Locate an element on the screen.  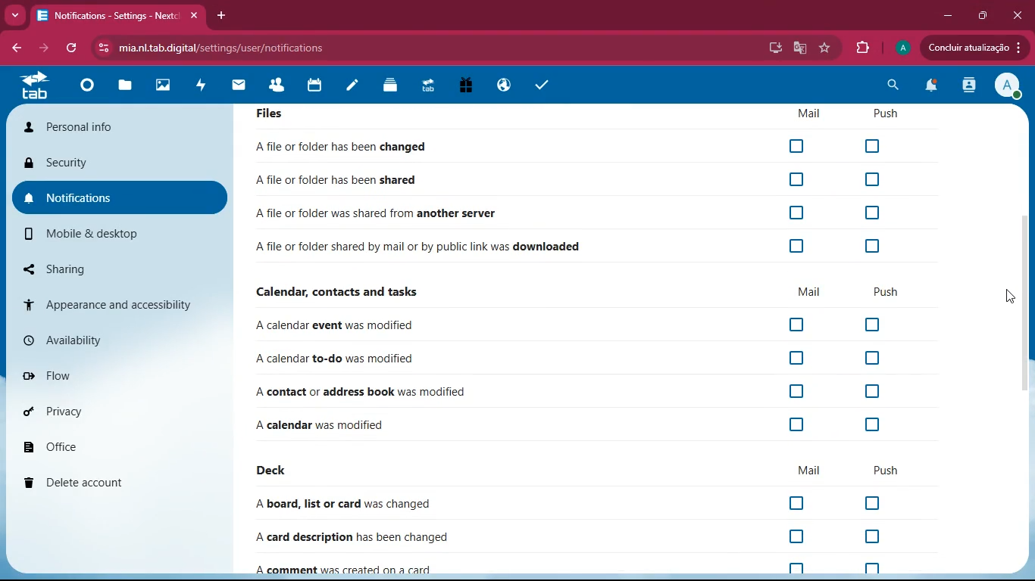
contact is located at coordinates (409, 388).